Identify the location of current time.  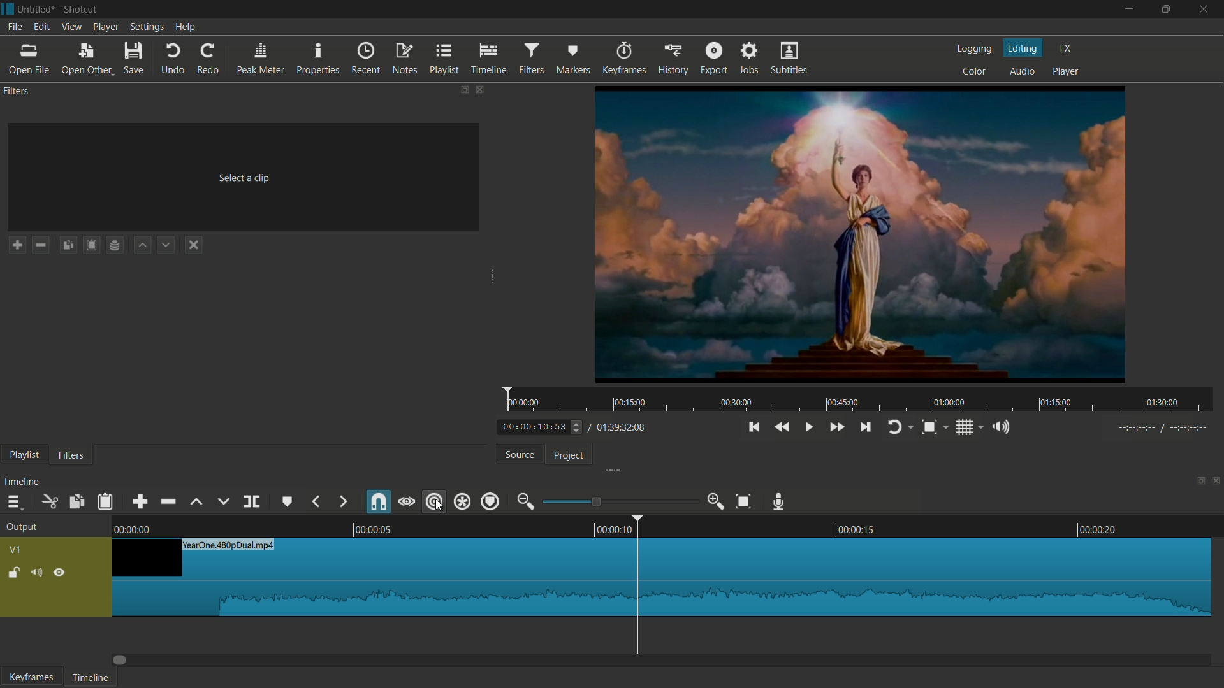
(534, 427).